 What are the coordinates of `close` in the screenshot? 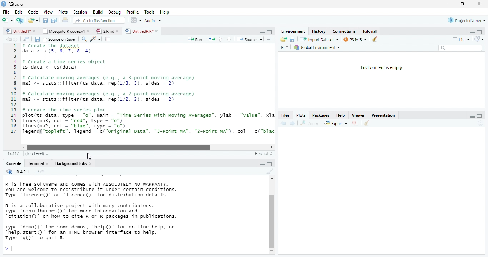 It's located at (35, 31).